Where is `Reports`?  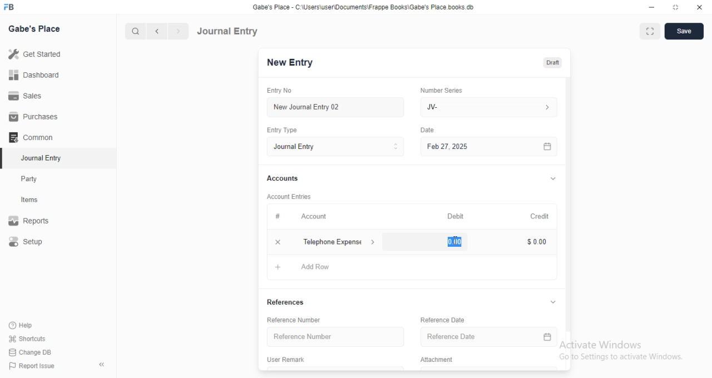
Reports is located at coordinates (29, 219).